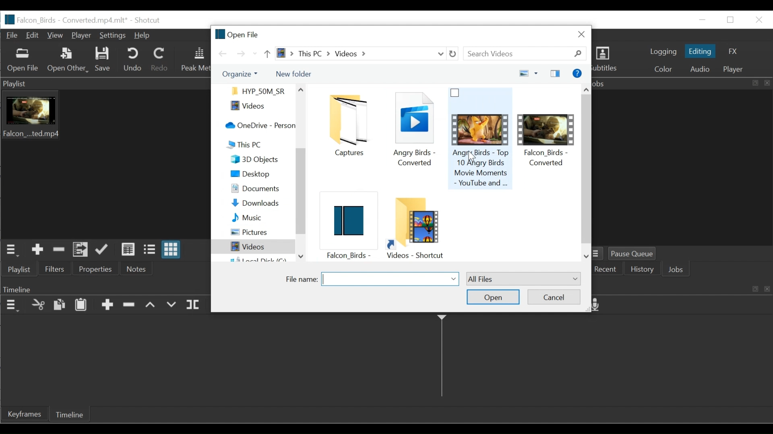 This screenshot has height=434, width=773. Describe the element at coordinates (151, 250) in the screenshot. I see `View as files` at that location.